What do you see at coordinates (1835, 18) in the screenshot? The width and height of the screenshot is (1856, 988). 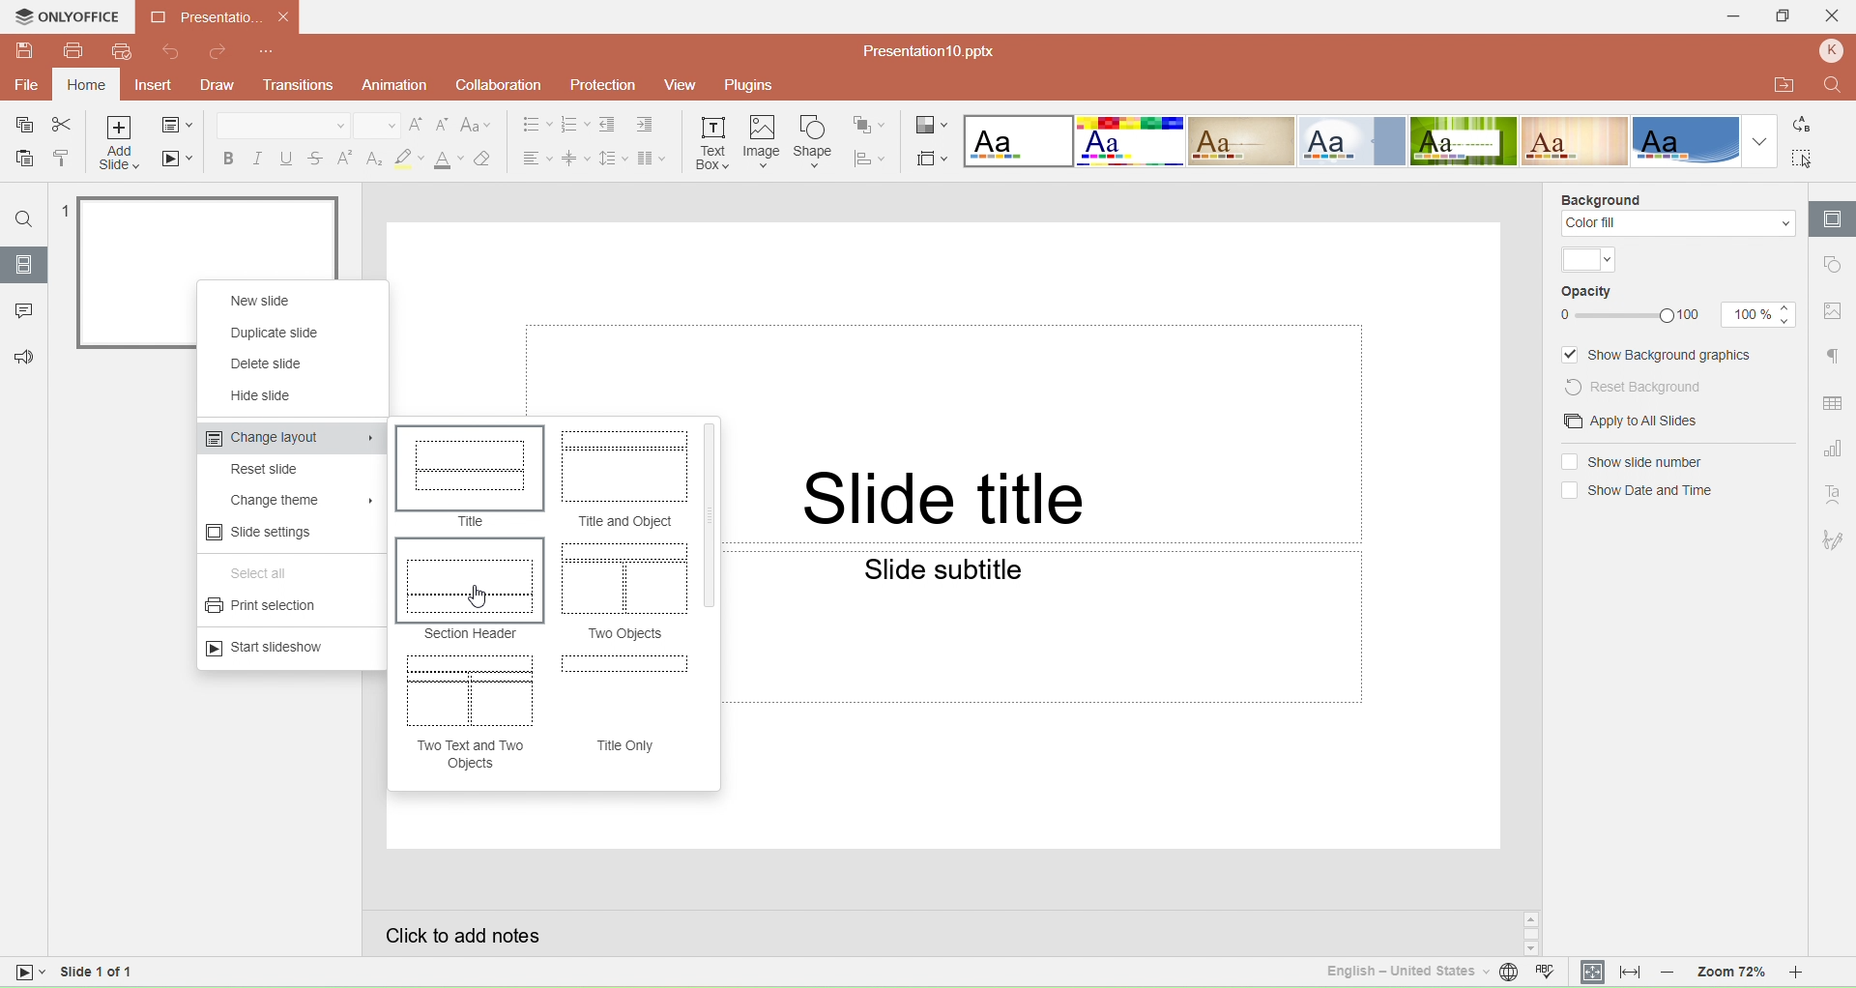 I see `Close` at bounding box center [1835, 18].